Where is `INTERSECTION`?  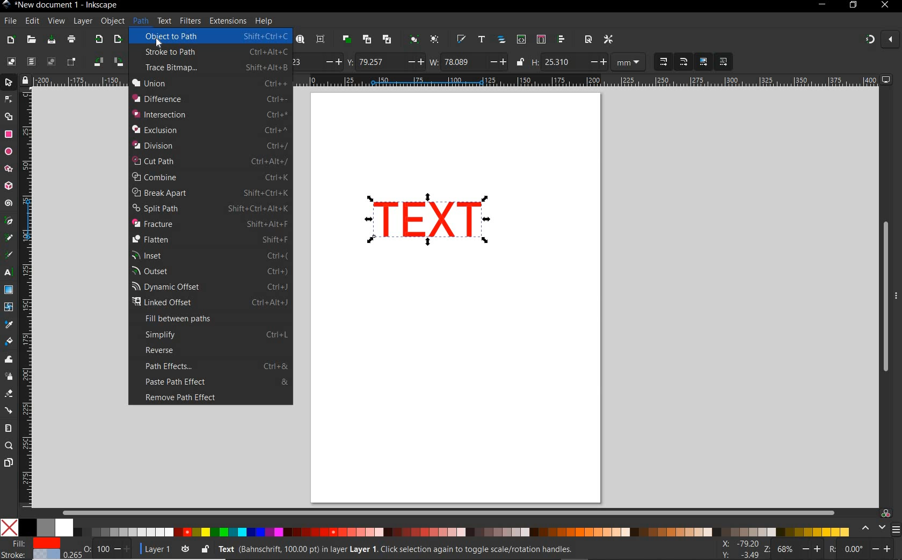
INTERSECTION is located at coordinates (209, 114).